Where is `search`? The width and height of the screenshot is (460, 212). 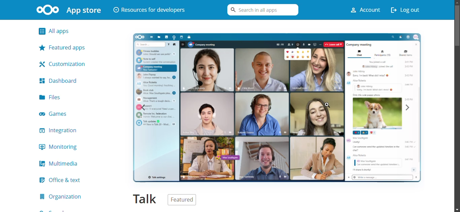
search is located at coordinates (261, 12).